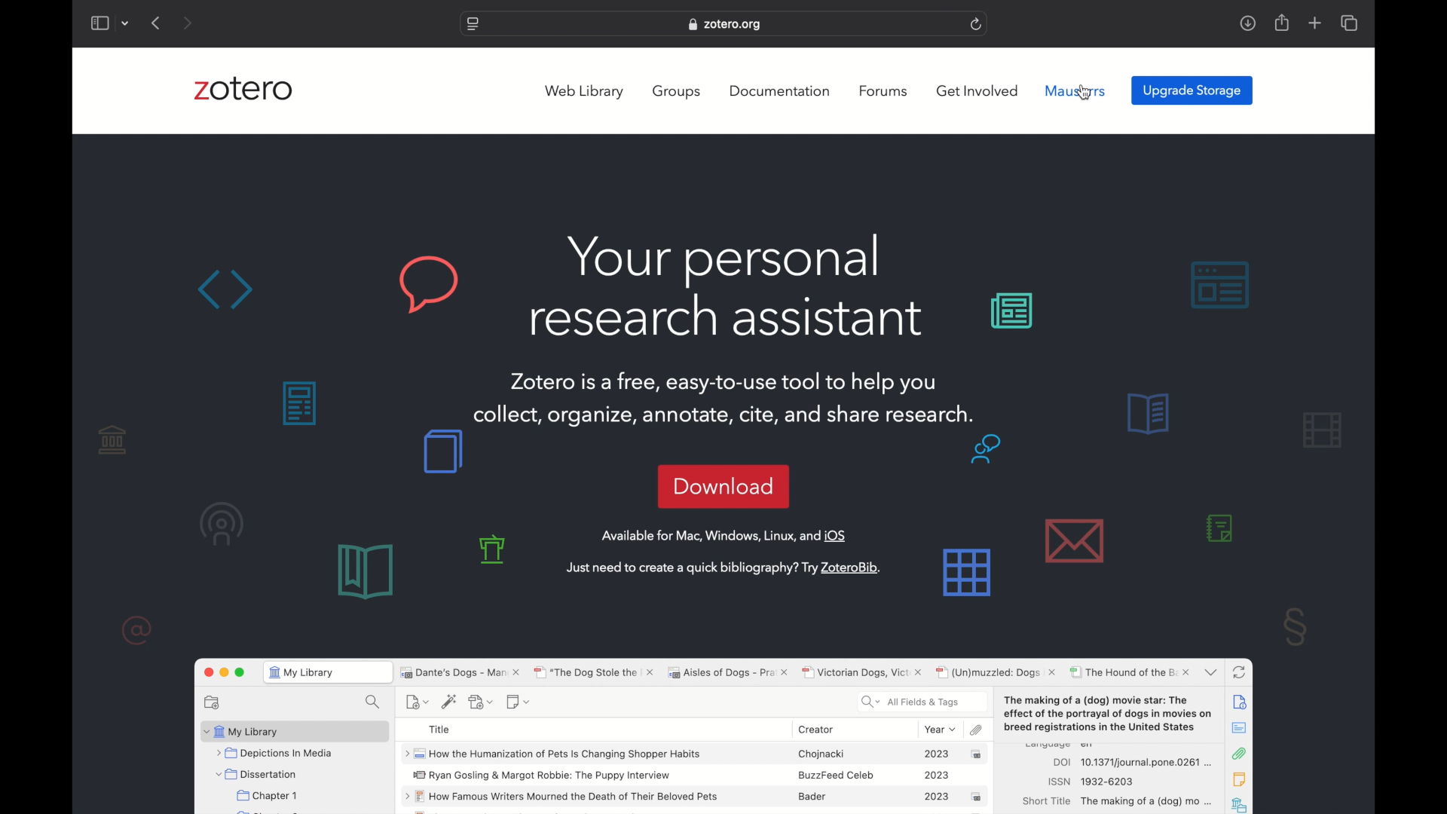 This screenshot has height=814, width=1447. What do you see at coordinates (727, 25) in the screenshot?
I see `website address` at bounding box center [727, 25].